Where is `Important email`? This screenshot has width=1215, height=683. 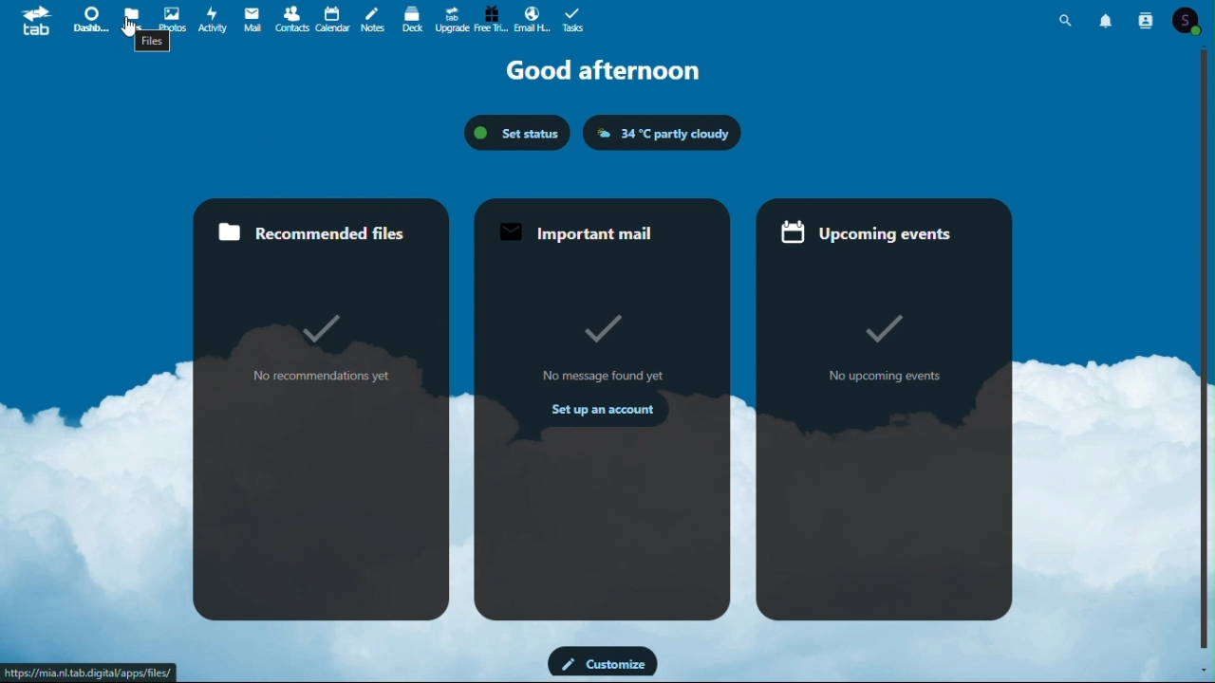
Important email is located at coordinates (606, 409).